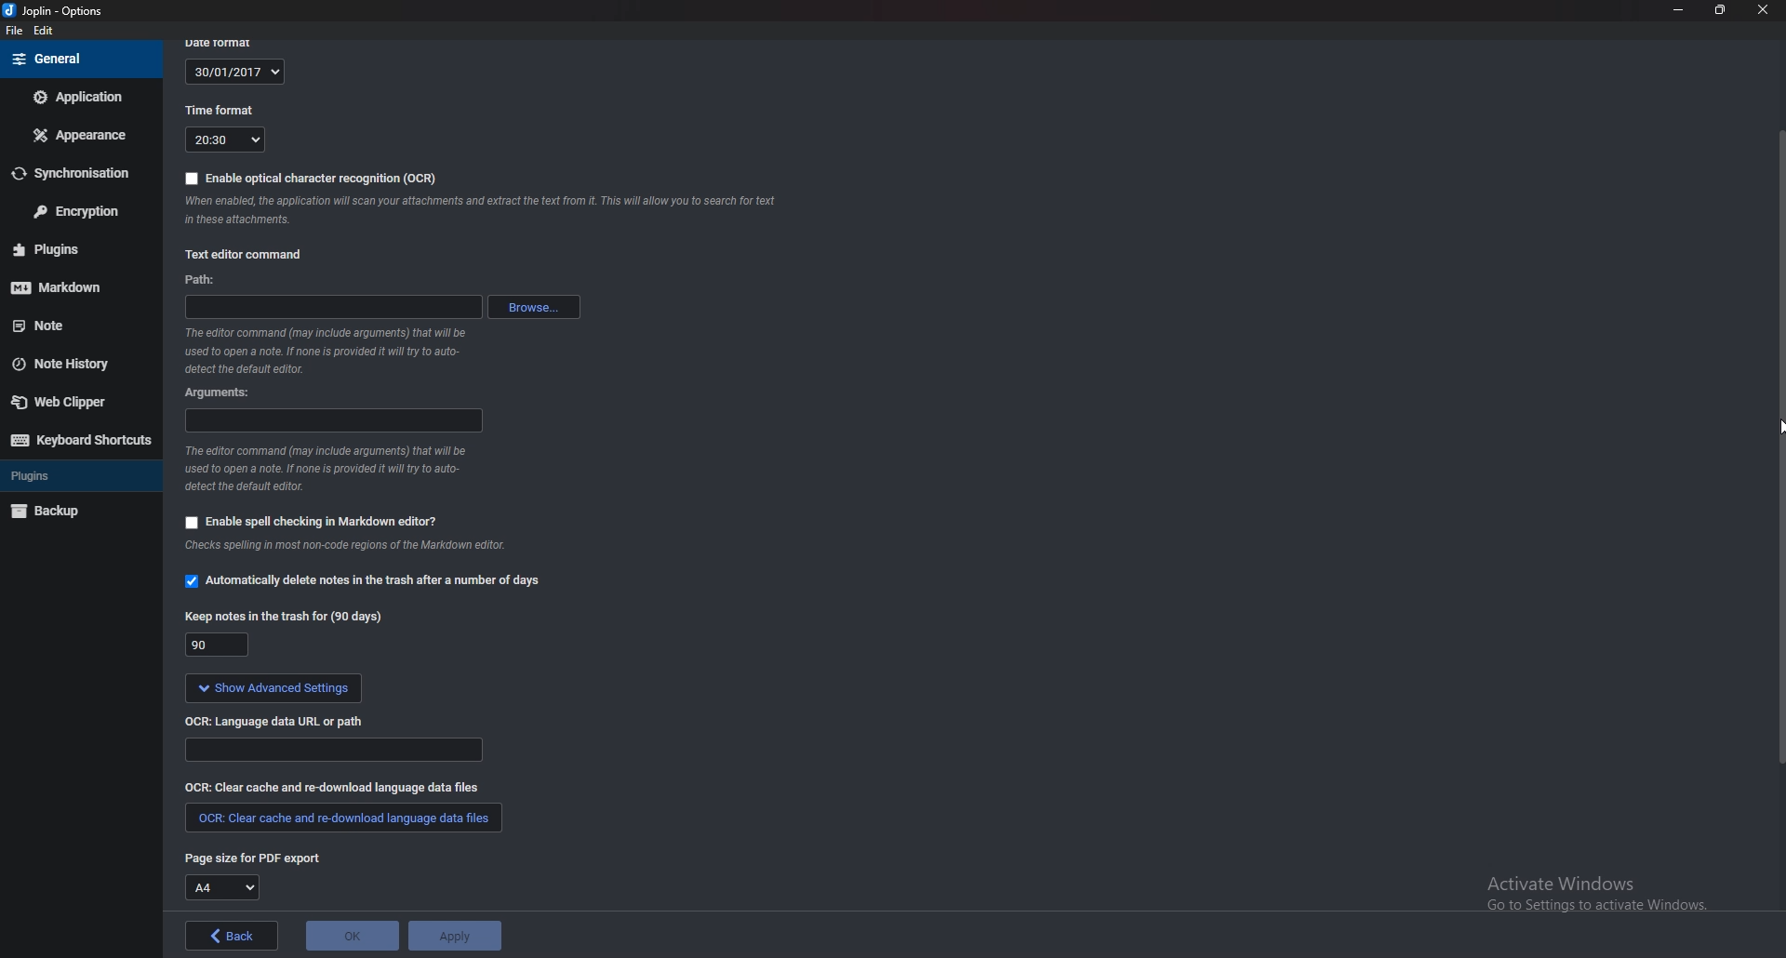 The width and height of the screenshot is (1786, 958). What do you see at coordinates (345, 546) in the screenshot?
I see `Info on spell check` at bounding box center [345, 546].